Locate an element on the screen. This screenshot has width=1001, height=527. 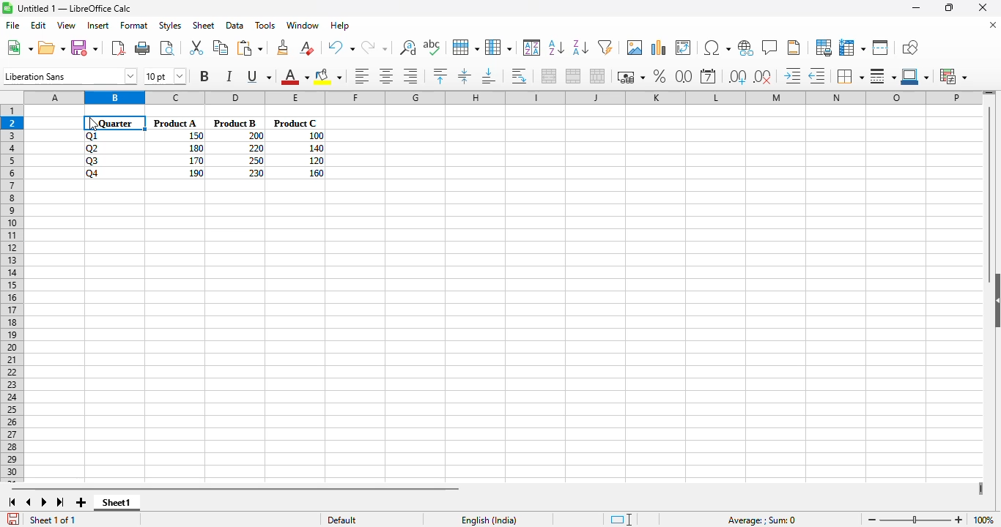
Q4 is located at coordinates (93, 173).